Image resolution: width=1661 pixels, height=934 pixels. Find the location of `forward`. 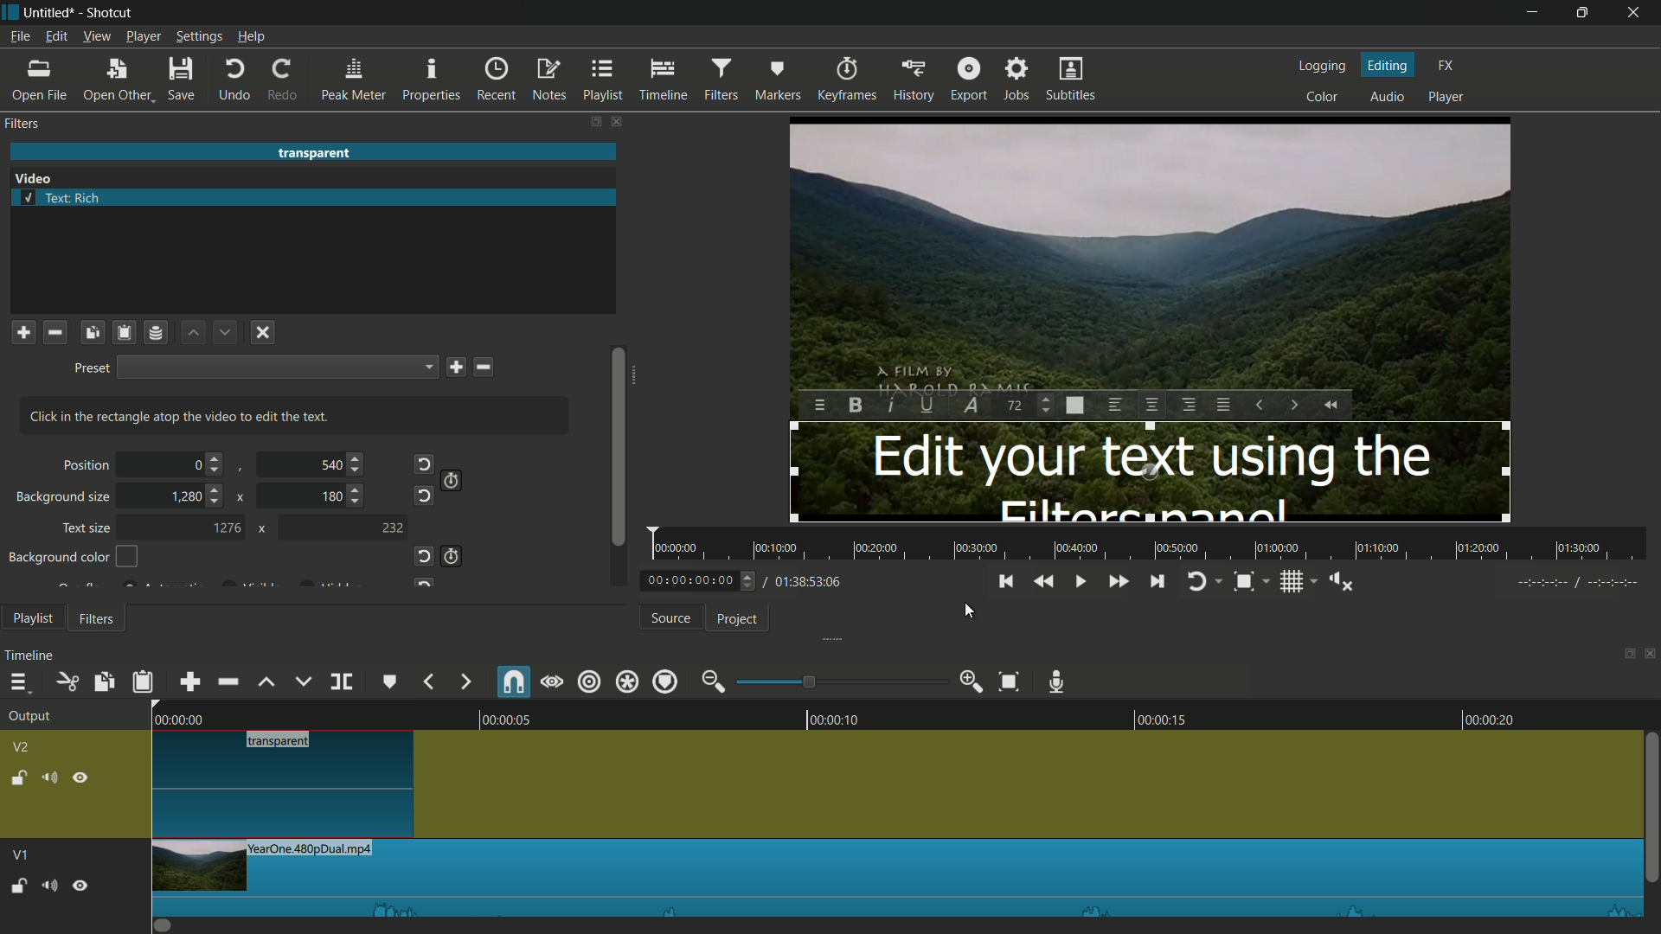

forward is located at coordinates (1293, 405).